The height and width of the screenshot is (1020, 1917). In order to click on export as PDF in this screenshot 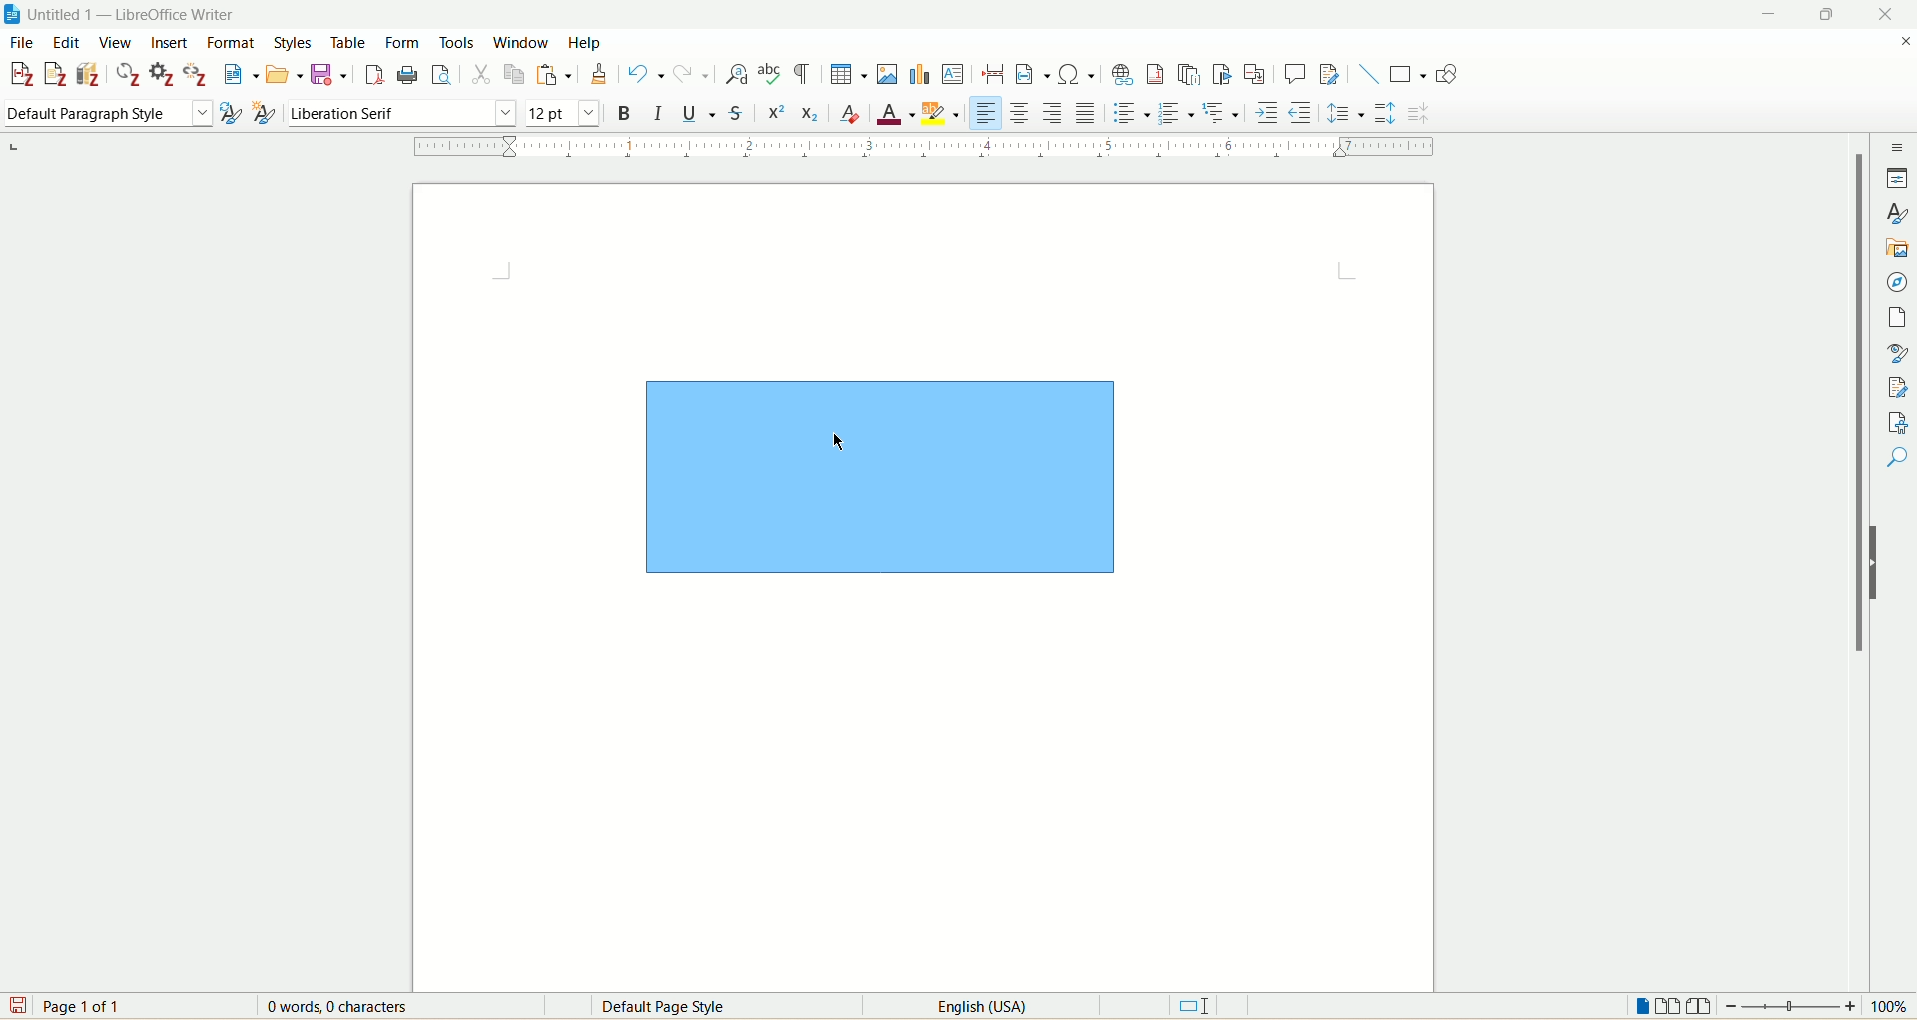, I will do `click(374, 78)`.